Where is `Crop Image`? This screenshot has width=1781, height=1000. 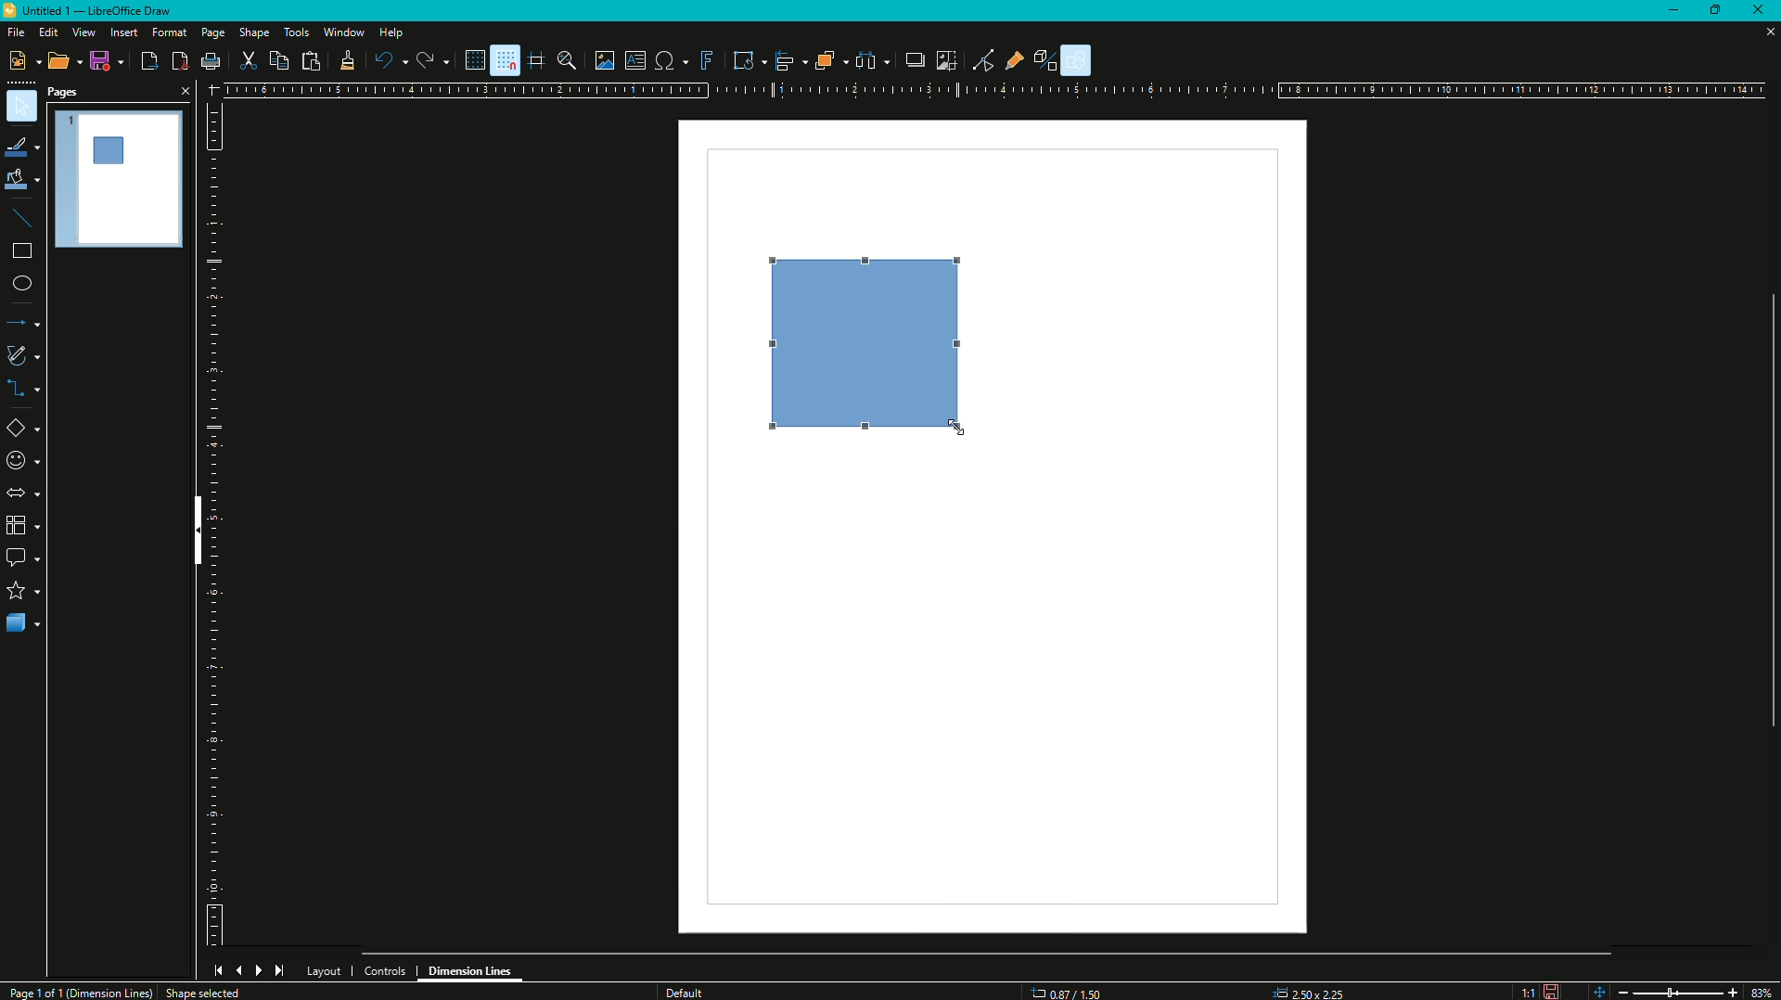 Crop Image is located at coordinates (942, 58).